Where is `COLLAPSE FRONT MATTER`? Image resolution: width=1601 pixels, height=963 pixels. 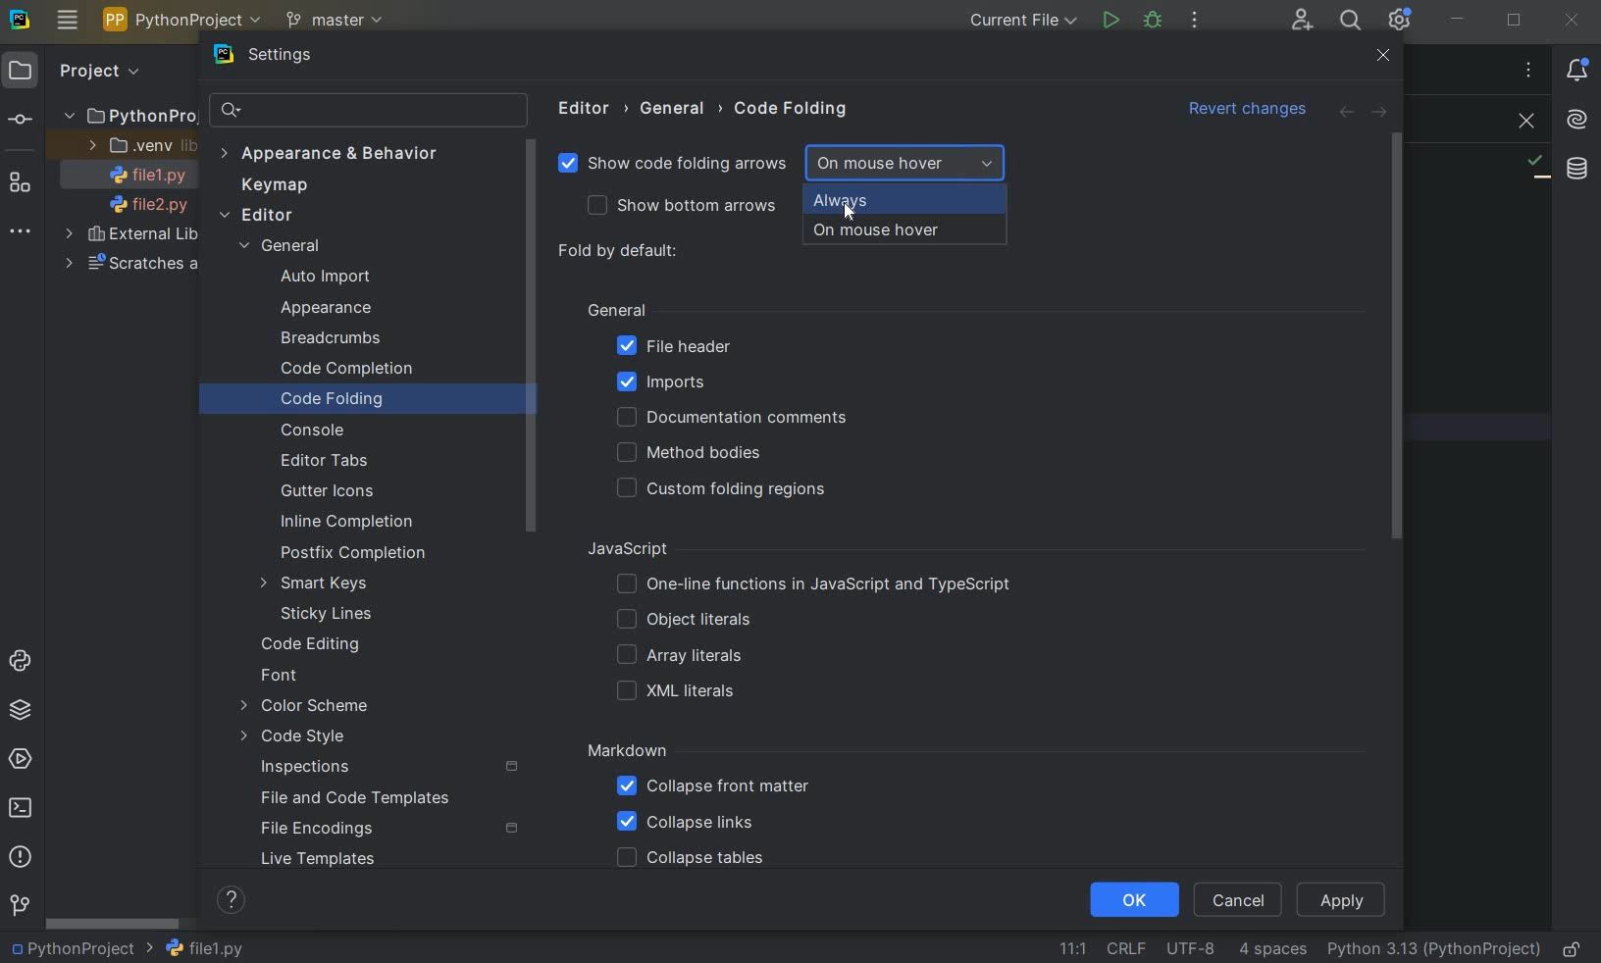
COLLAPSE FRONT MATTER is located at coordinates (713, 789).